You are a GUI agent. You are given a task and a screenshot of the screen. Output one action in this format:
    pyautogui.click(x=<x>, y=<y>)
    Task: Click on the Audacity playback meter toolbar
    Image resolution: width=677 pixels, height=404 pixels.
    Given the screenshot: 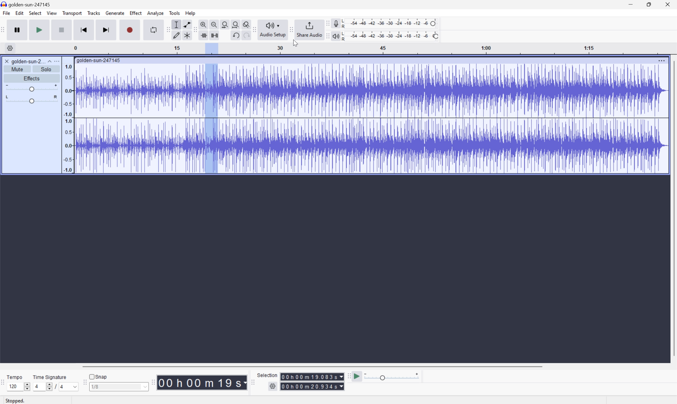 What is the action you would take?
    pyautogui.click(x=325, y=37)
    